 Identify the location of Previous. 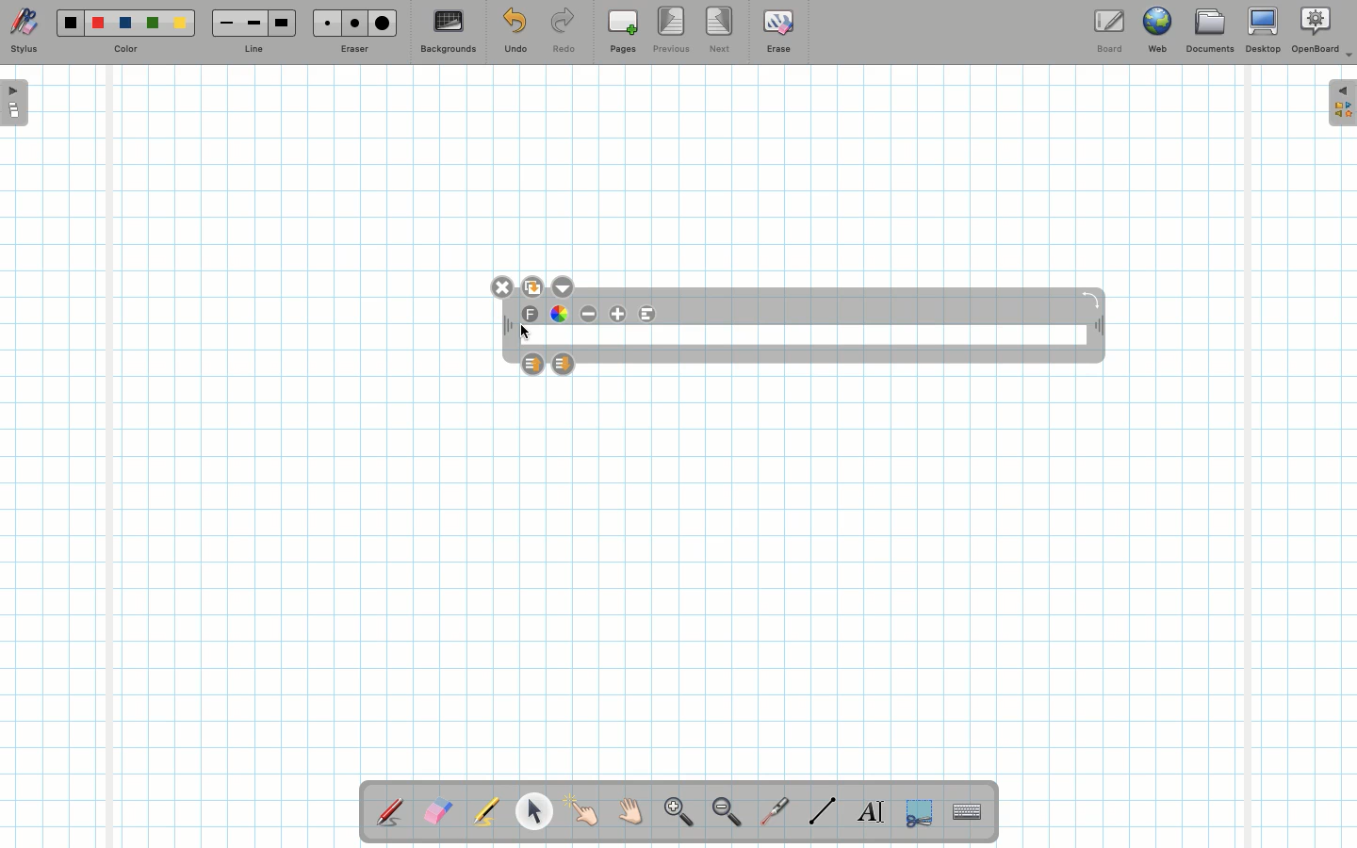
(673, 31).